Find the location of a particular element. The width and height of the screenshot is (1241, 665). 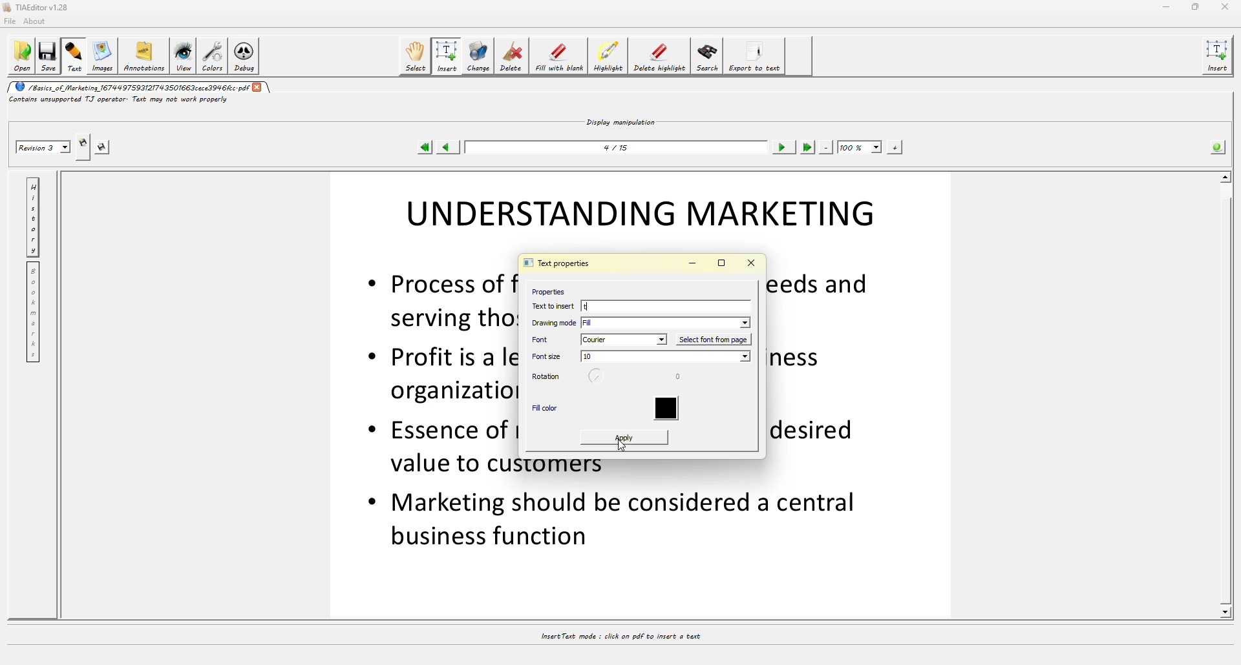

scroll down is located at coordinates (1224, 611).